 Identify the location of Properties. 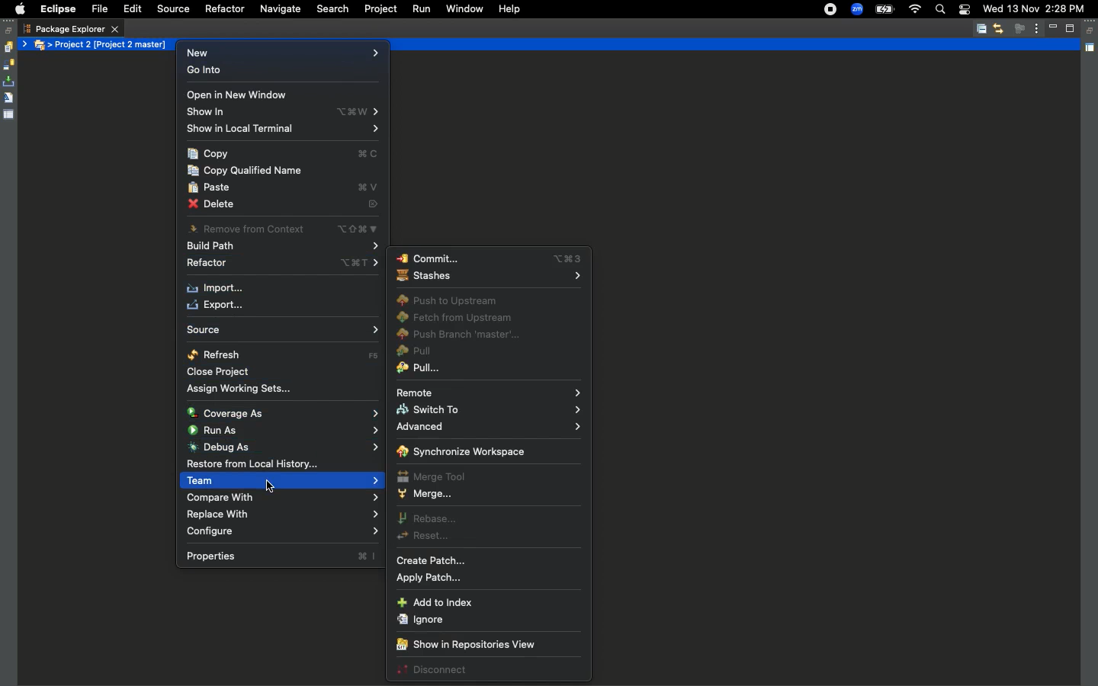
(9, 114).